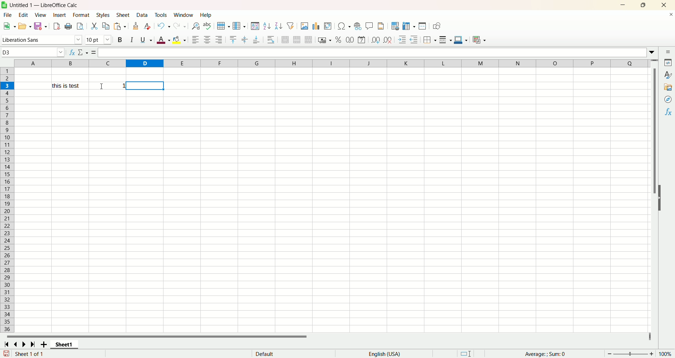 The height and width of the screenshot is (358, 675). Describe the element at coordinates (663, 5) in the screenshot. I see `close` at that location.